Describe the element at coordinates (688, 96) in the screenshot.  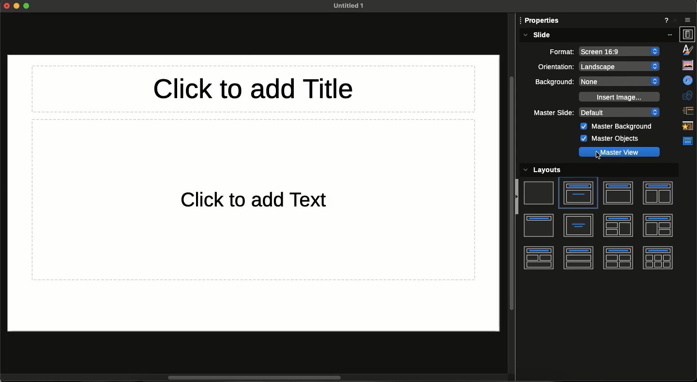
I see `Shapes` at that location.